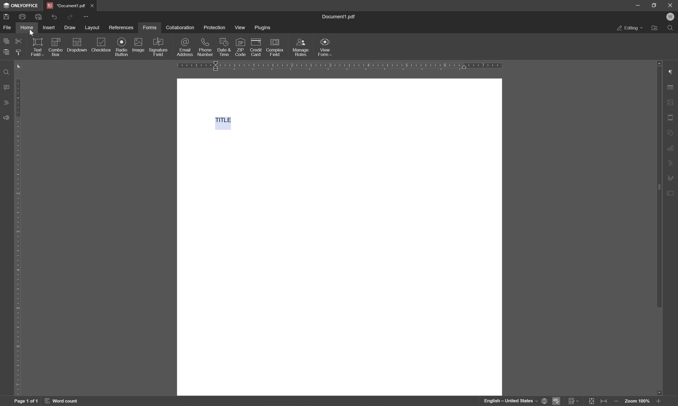 The image size is (678, 406). I want to click on close, so click(92, 5).